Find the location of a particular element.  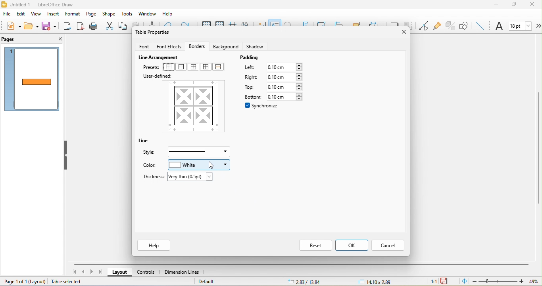

background is located at coordinates (227, 46).